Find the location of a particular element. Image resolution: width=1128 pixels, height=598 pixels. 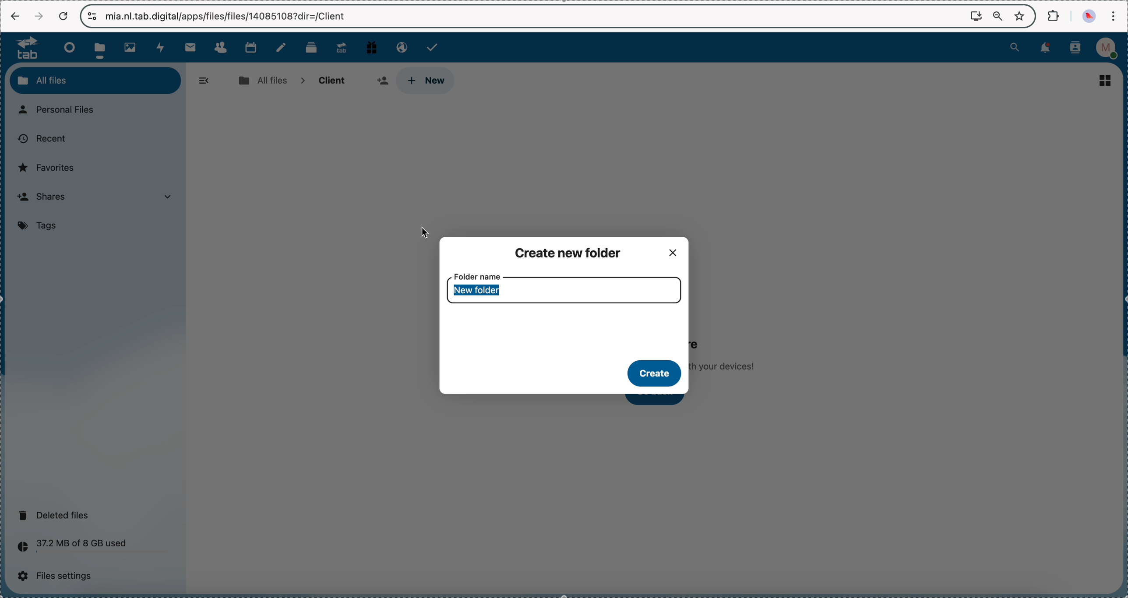

activity is located at coordinates (162, 47).